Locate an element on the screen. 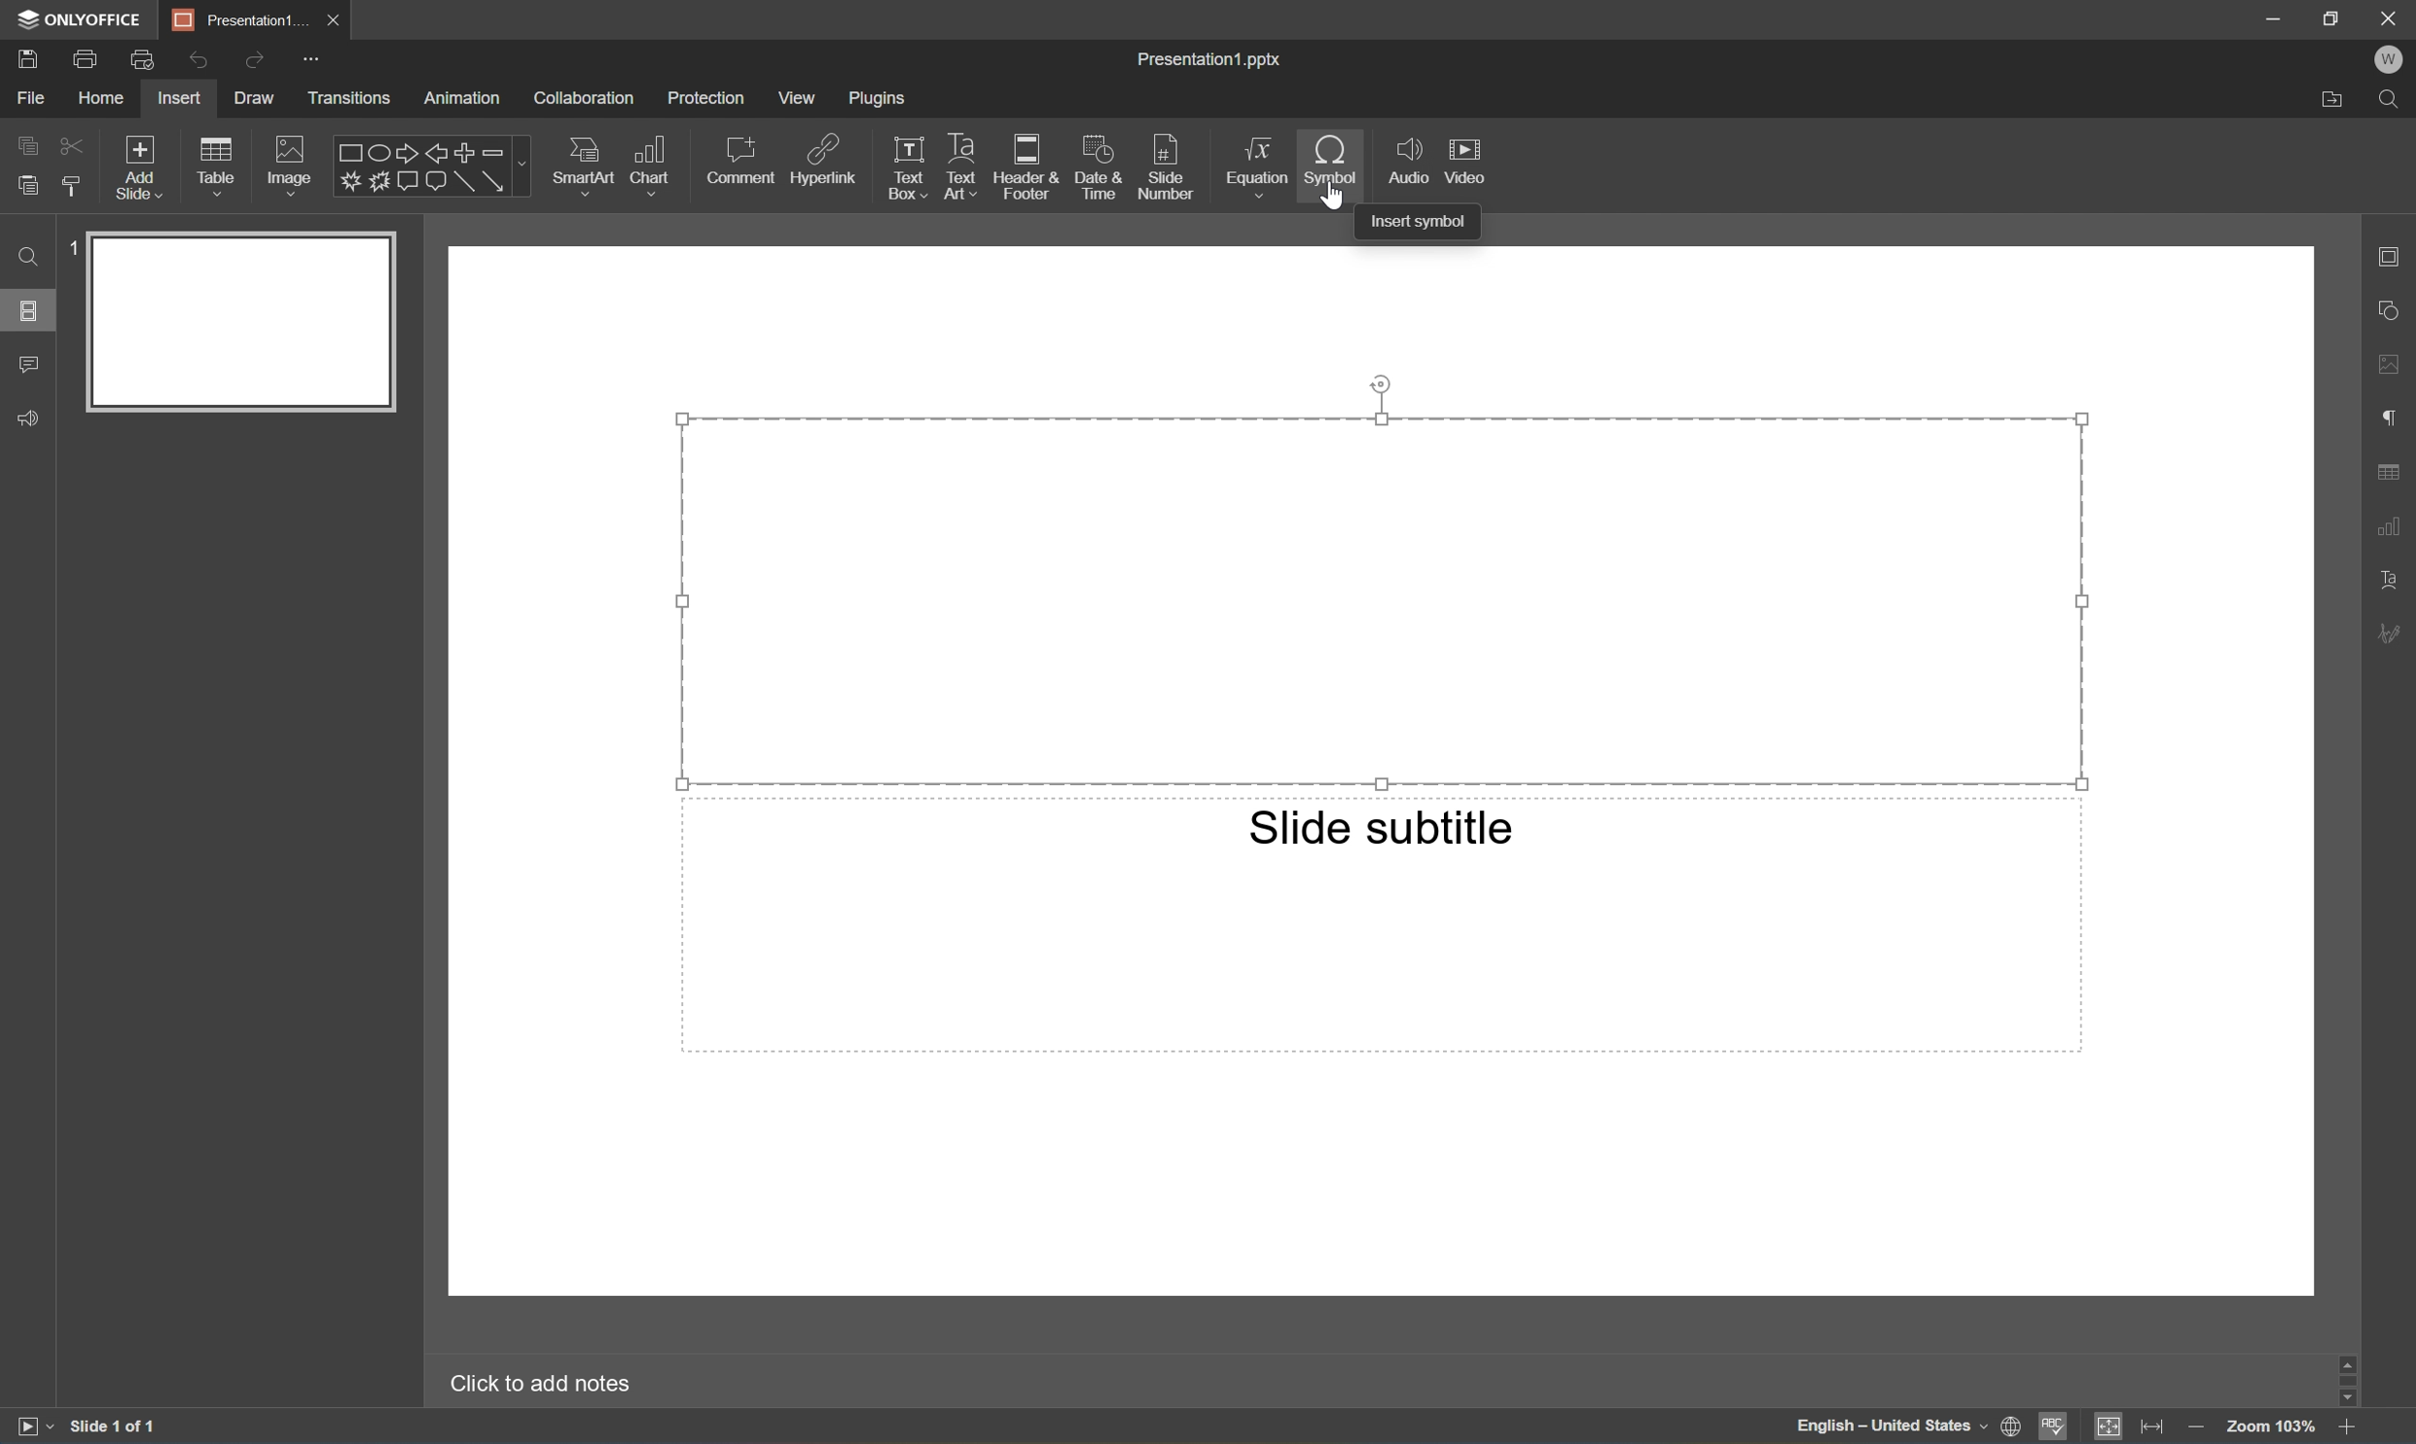 The height and width of the screenshot is (1444, 2416). Image settings is located at coordinates (2398, 367).